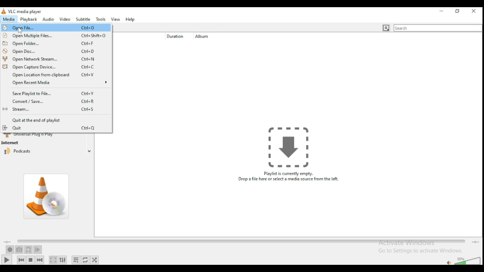  Describe the element at coordinates (131, 19) in the screenshot. I see `help` at that location.